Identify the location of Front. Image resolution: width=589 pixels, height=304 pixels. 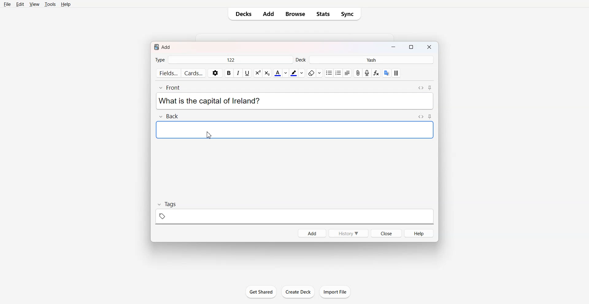
(171, 88).